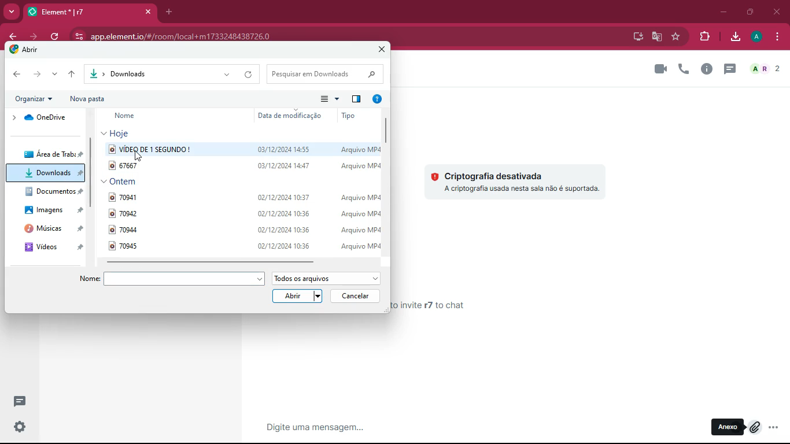 The image size is (790, 444). Describe the element at coordinates (55, 153) in the screenshot. I see `area de trabu` at that location.